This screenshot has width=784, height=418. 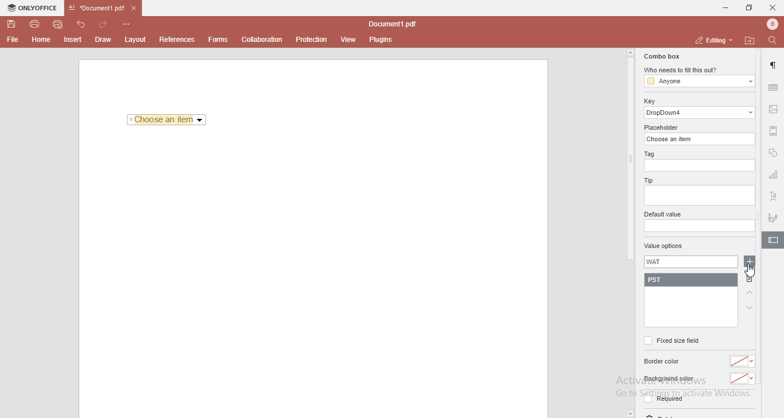 I want to click on background color, so click(x=668, y=379).